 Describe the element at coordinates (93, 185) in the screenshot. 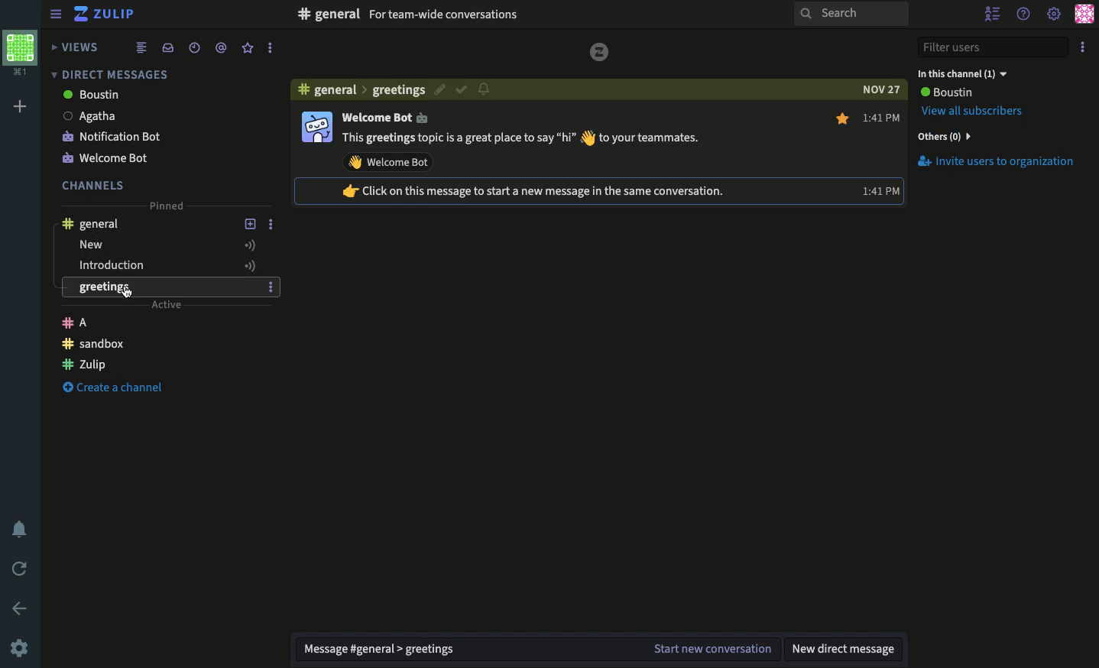

I see `Channels` at that location.